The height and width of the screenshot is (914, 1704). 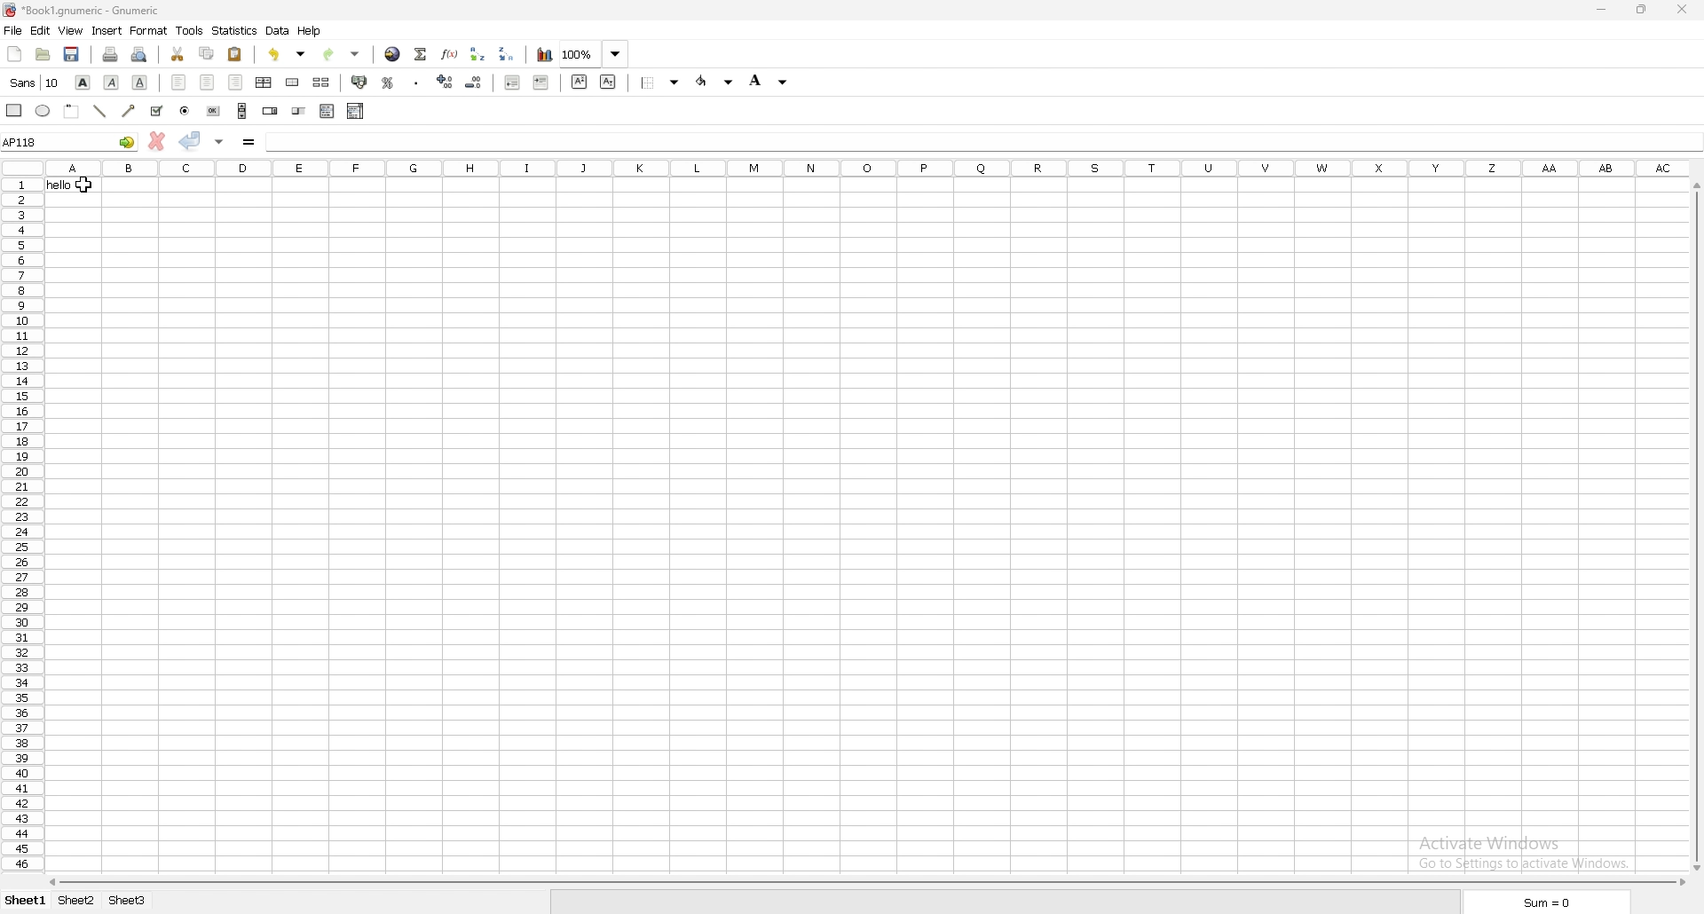 What do you see at coordinates (475, 82) in the screenshot?
I see `decrease decimals` at bounding box center [475, 82].